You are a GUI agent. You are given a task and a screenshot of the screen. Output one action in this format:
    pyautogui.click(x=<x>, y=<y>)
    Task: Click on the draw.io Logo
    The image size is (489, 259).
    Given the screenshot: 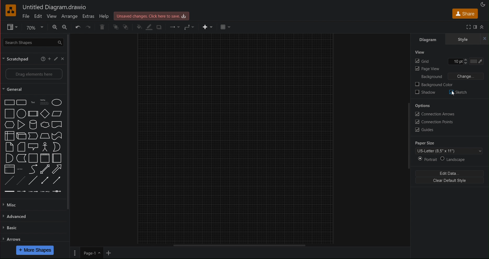 What is the action you would take?
    pyautogui.click(x=10, y=11)
    